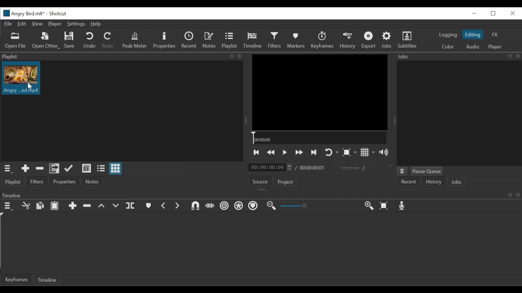 The image size is (522, 293). I want to click on time, so click(270, 168).